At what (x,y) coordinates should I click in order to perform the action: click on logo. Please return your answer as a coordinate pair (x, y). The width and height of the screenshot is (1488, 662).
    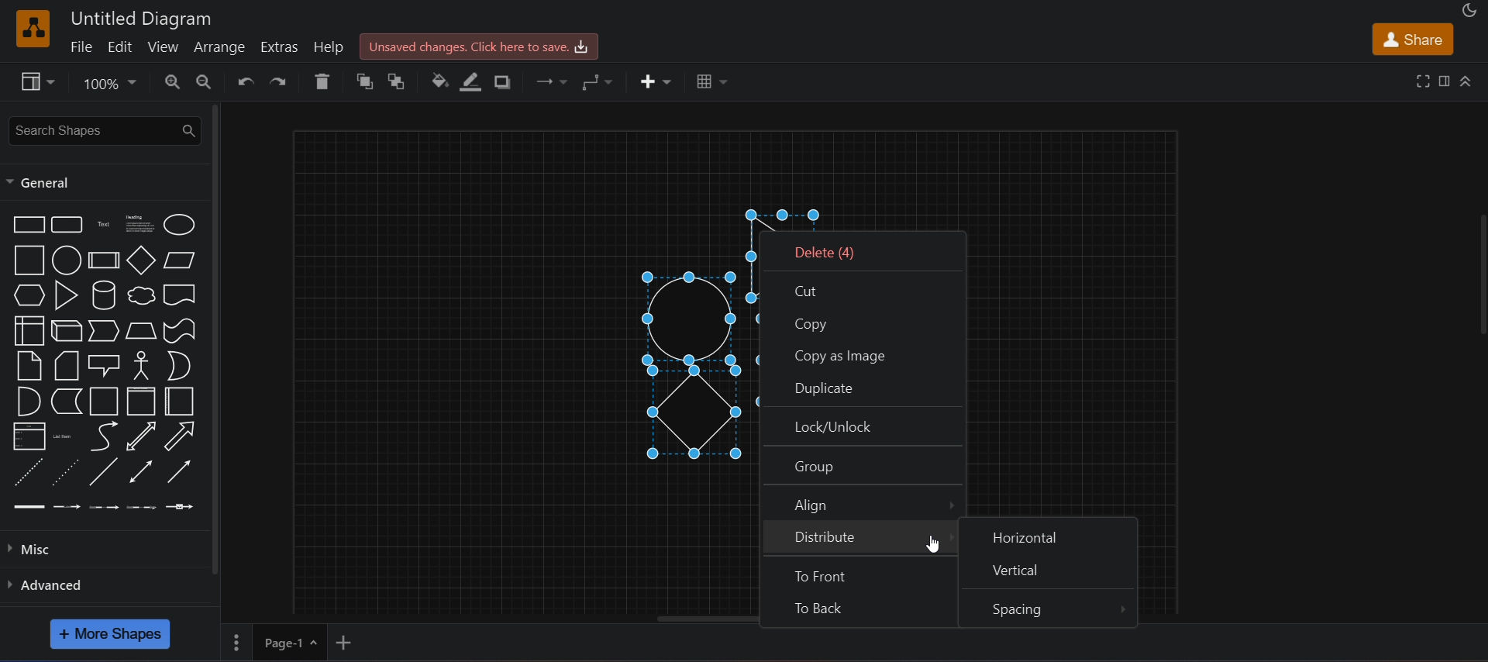
    Looking at the image, I should click on (33, 28).